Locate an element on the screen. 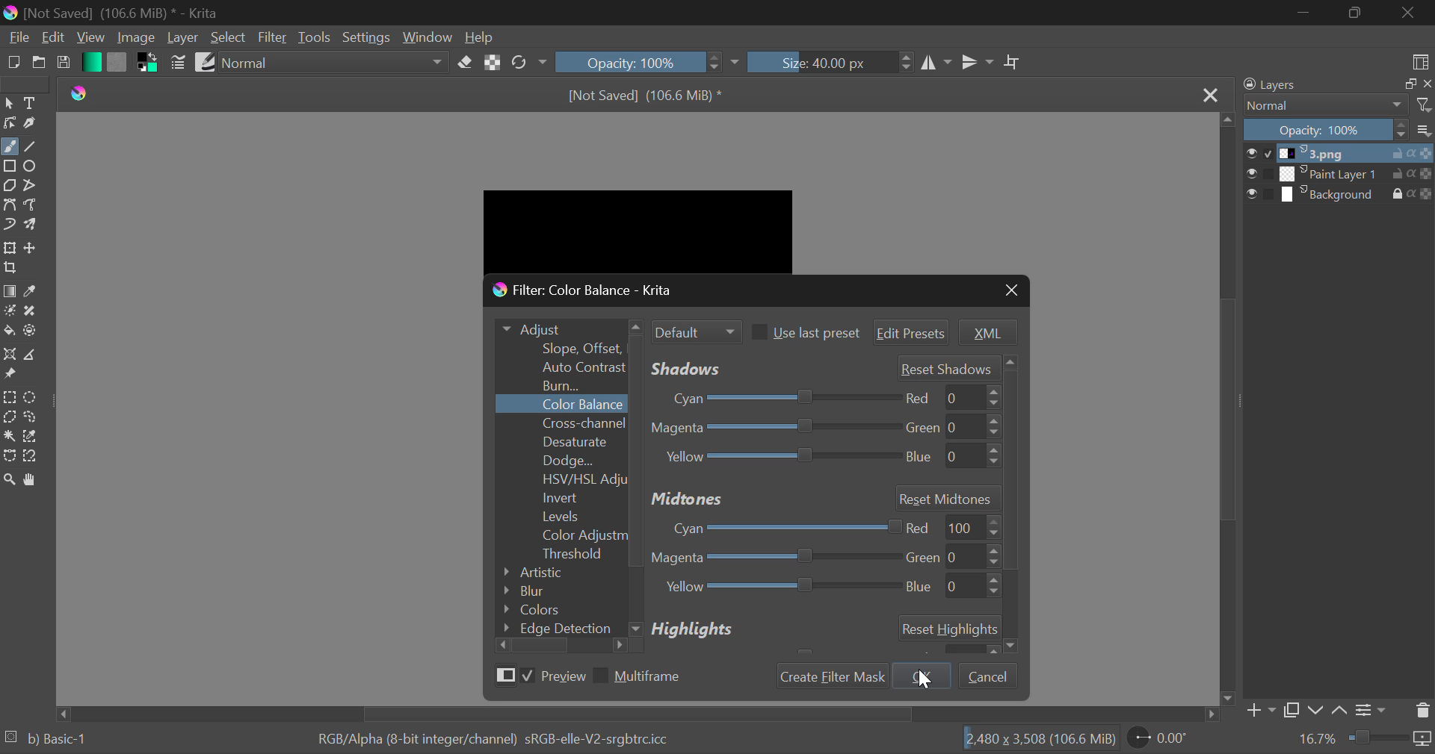  Auto Contrast is located at coordinates (578, 367).